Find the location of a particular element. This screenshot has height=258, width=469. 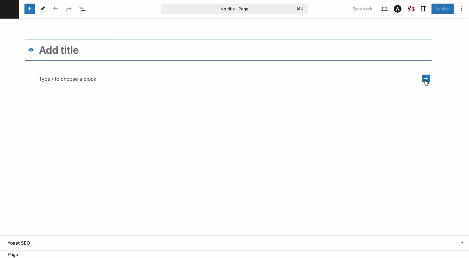

Sidebar is located at coordinates (424, 9).